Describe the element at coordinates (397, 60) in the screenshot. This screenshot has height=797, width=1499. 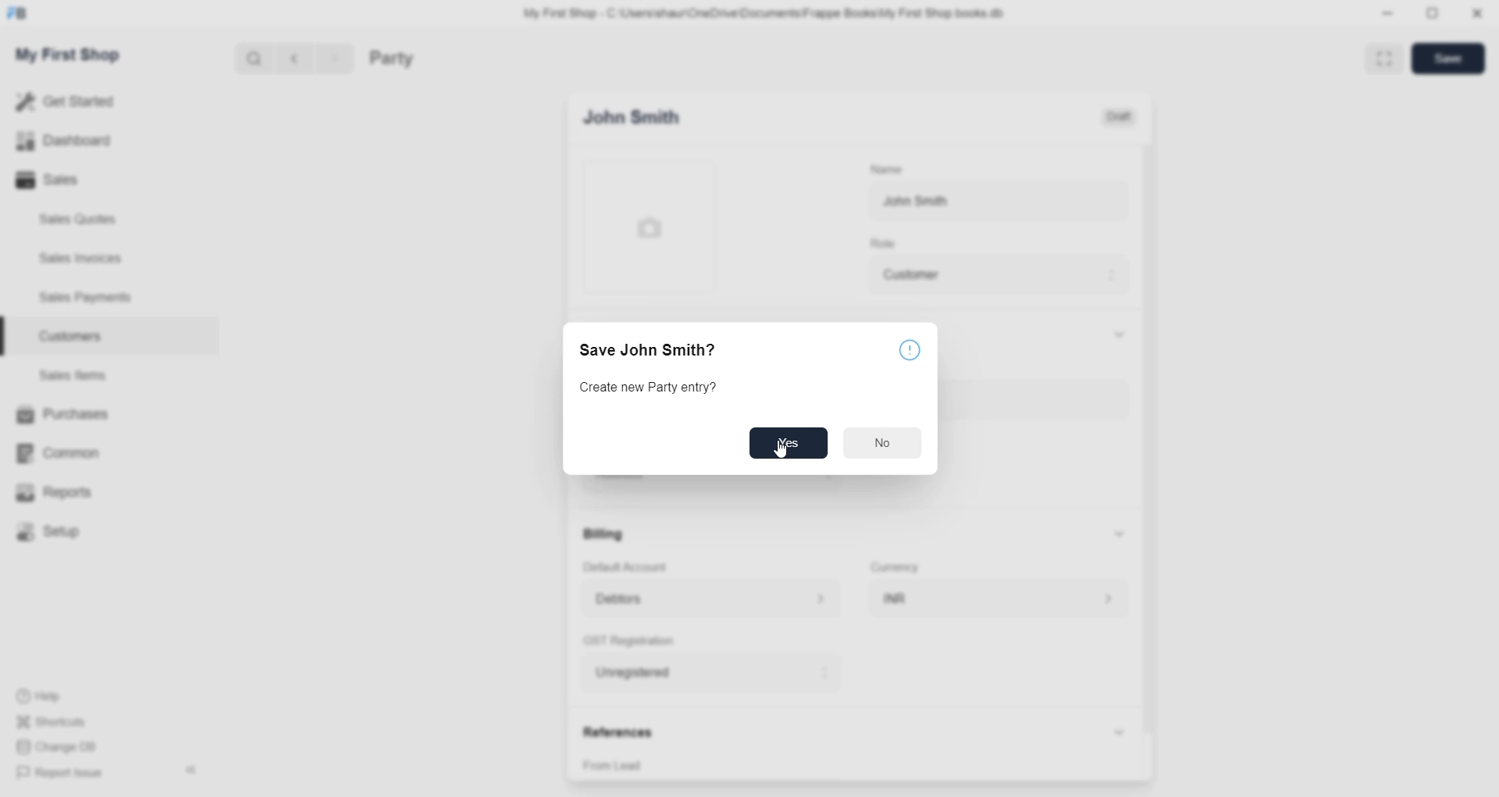
I see `Party` at that location.